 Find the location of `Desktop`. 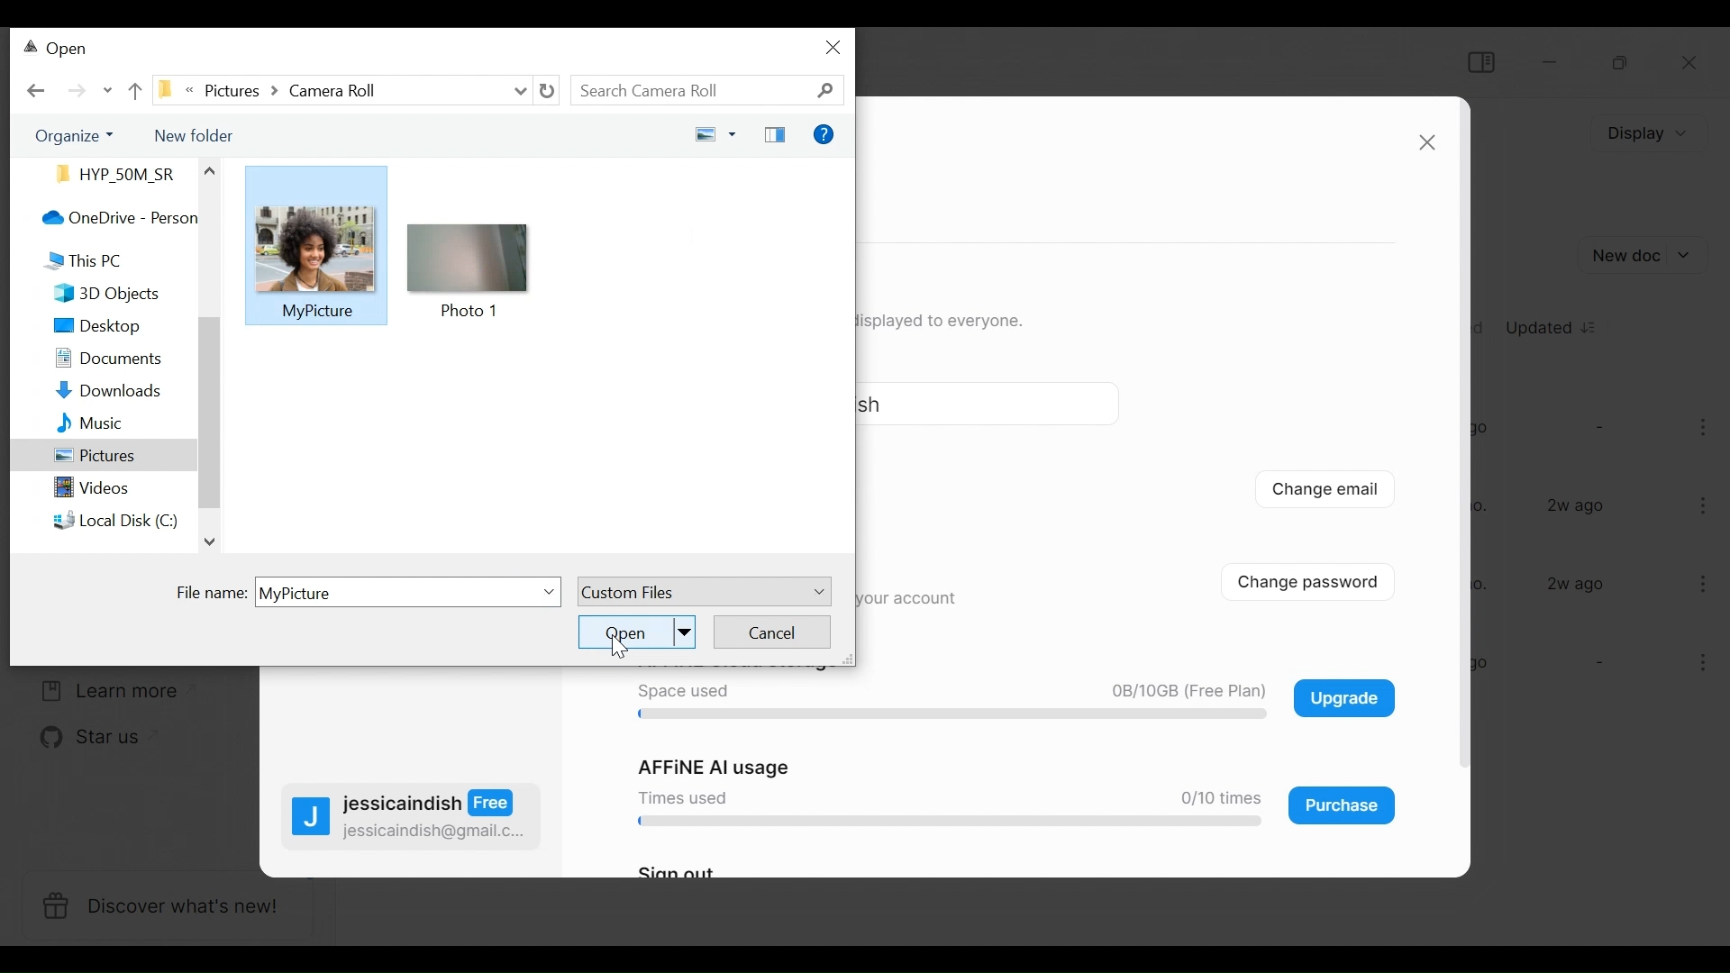

Desktop is located at coordinates (95, 327).